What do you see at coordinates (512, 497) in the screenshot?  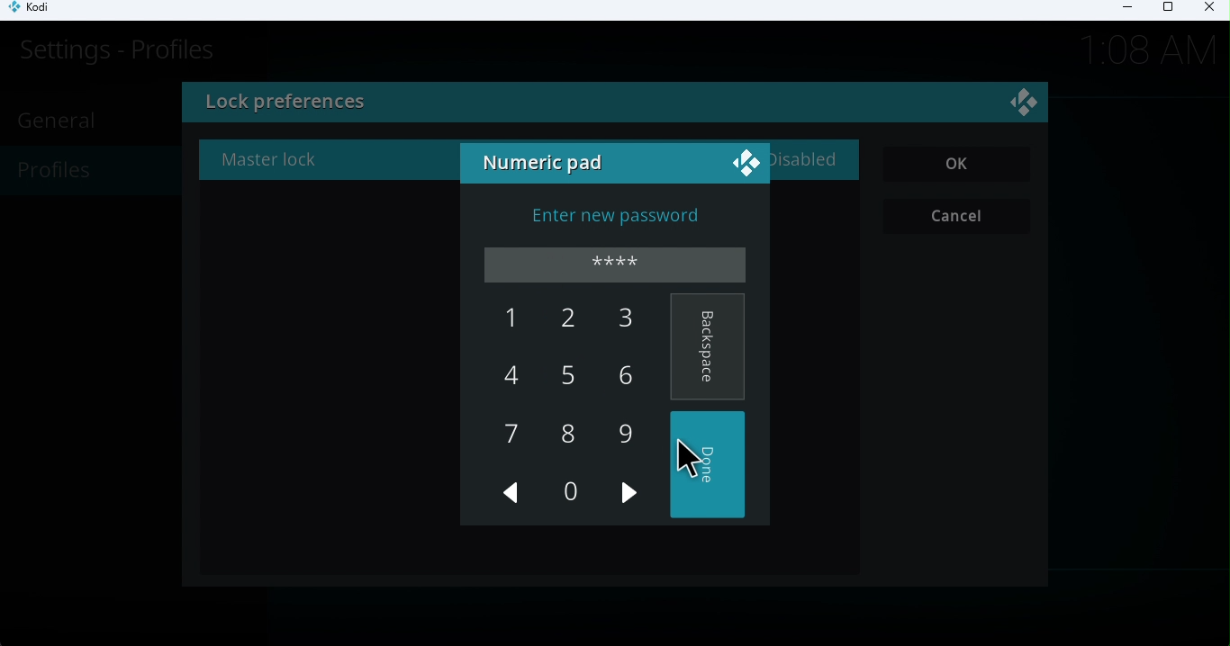 I see `Previous` at bounding box center [512, 497].